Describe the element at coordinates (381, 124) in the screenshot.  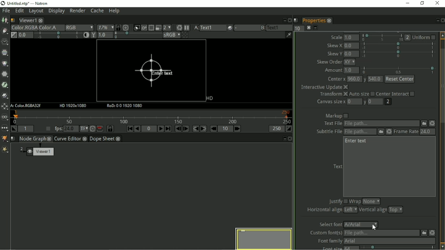
I see `Text File` at that location.